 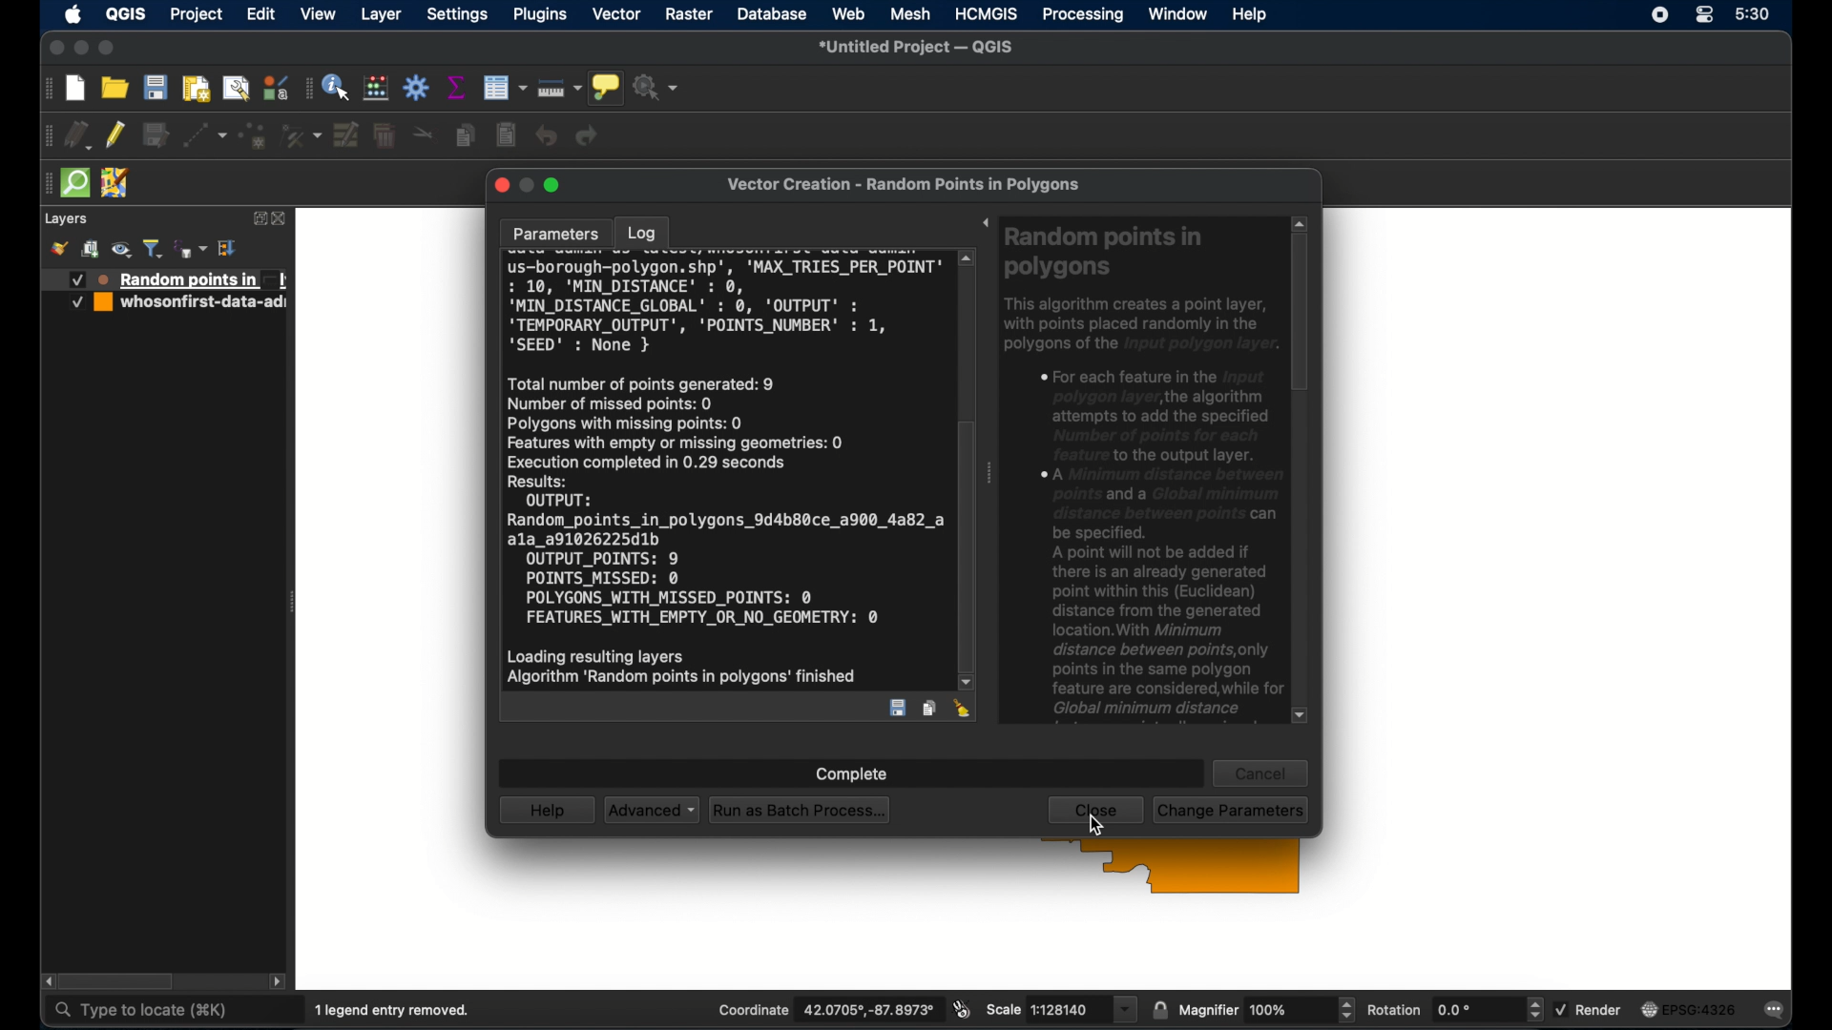 I want to click on jsom  remote, so click(x=115, y=183).